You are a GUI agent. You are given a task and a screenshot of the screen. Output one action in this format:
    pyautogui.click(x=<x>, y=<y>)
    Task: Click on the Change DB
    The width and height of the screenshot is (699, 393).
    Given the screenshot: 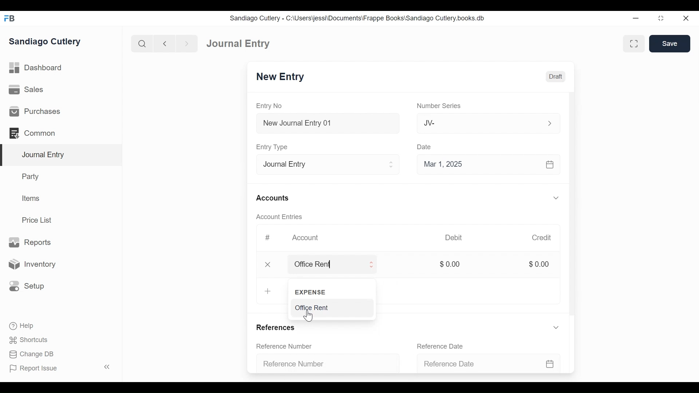 What is the action you would take?
    pyautogui.click(x=28, y=355)
    